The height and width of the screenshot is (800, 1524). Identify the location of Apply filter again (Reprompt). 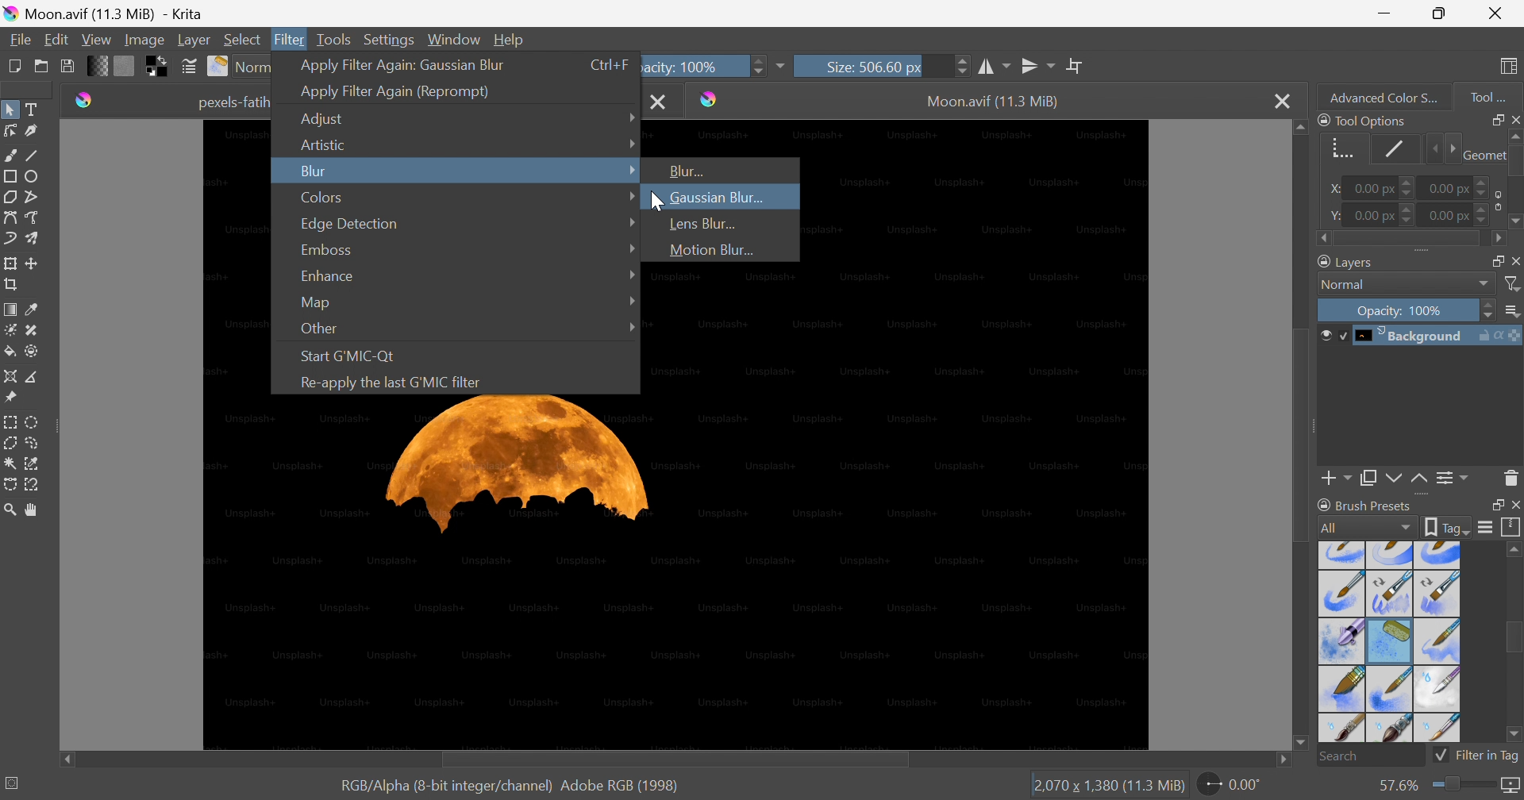
(398, 92).